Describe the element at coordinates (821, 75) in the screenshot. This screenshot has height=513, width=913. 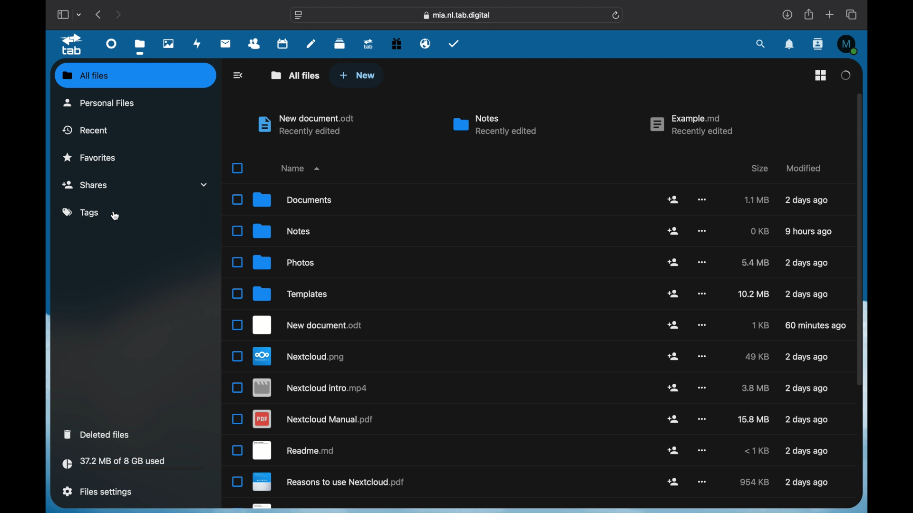
I see `grid view` at that location.